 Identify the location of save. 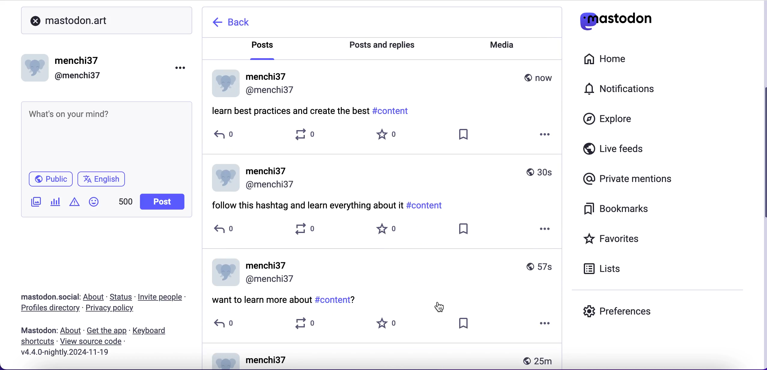
(461, 135).